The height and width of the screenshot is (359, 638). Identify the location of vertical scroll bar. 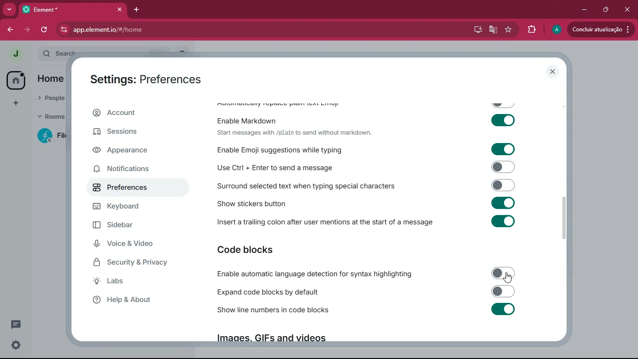
(566, 218).